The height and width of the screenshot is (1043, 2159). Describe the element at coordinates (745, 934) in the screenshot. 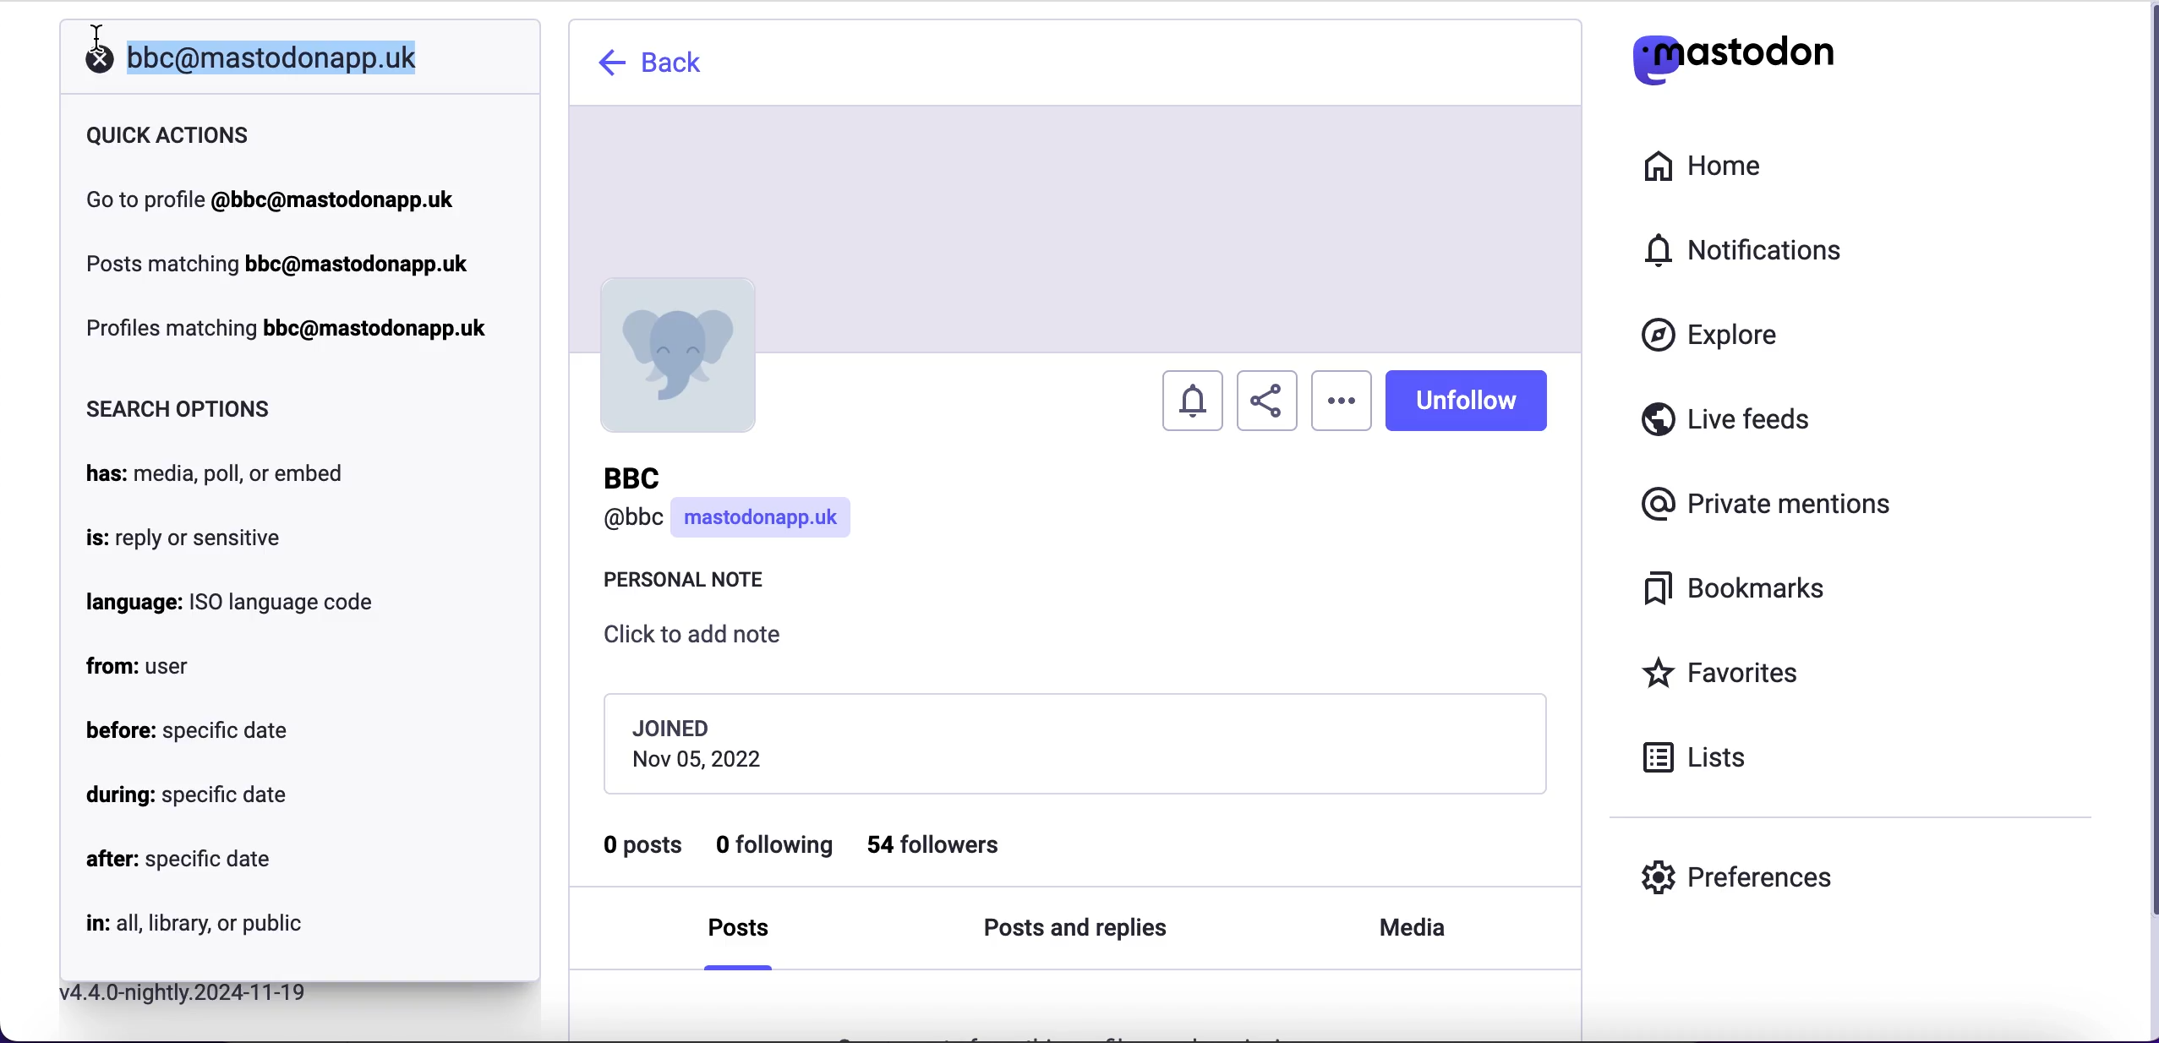

I see `posts` at that location.